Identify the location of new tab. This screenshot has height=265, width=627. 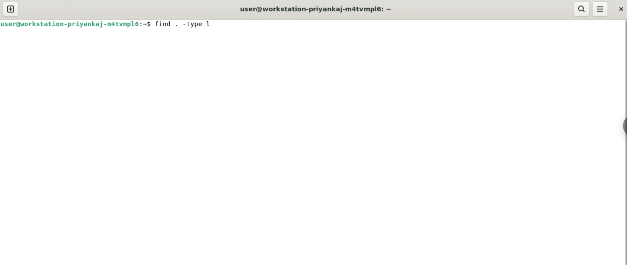
(11, 9).